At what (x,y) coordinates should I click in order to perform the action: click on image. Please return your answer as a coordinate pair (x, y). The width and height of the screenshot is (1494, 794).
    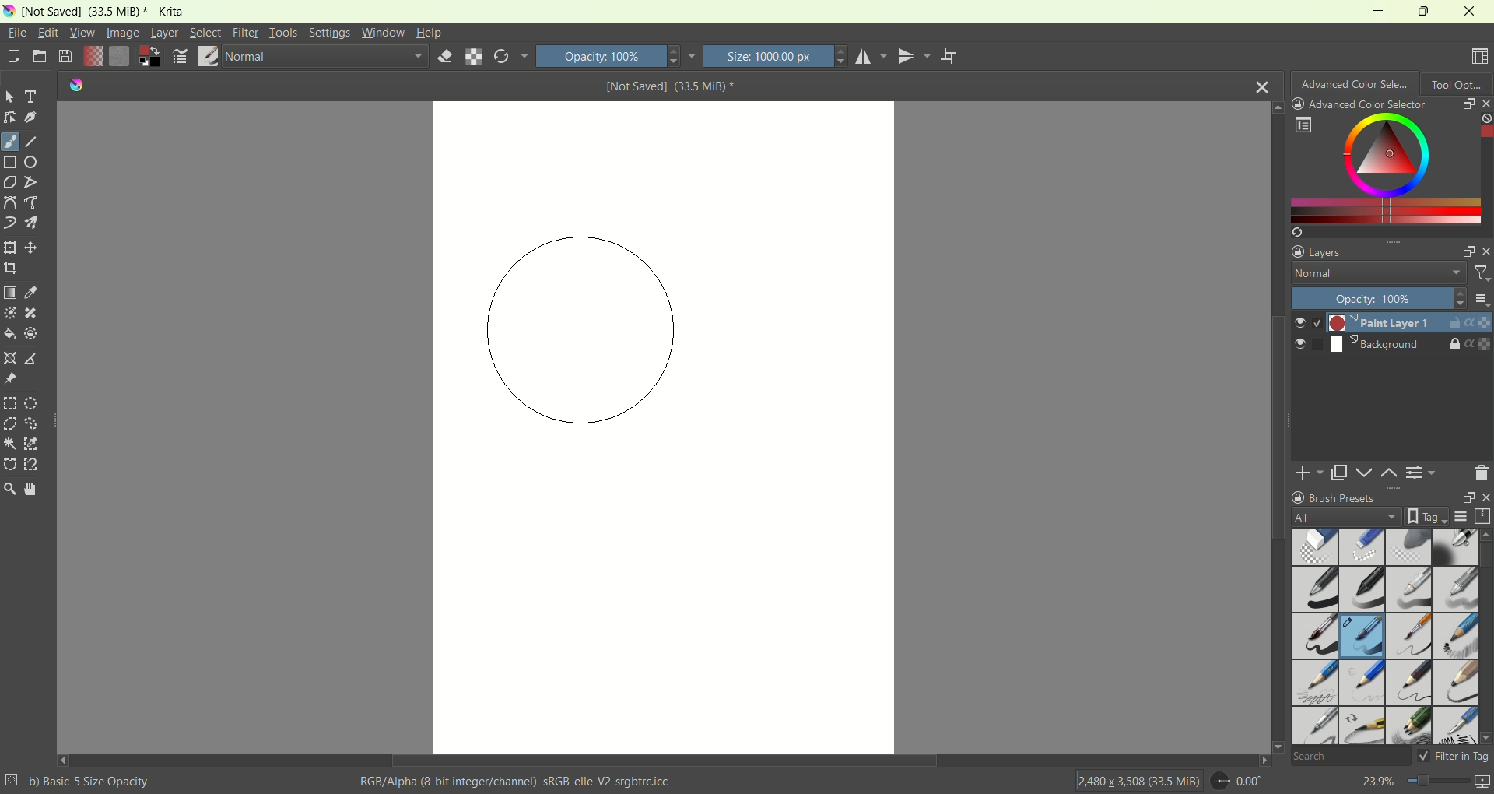
    Looking at the image, I should click on (124, 33).